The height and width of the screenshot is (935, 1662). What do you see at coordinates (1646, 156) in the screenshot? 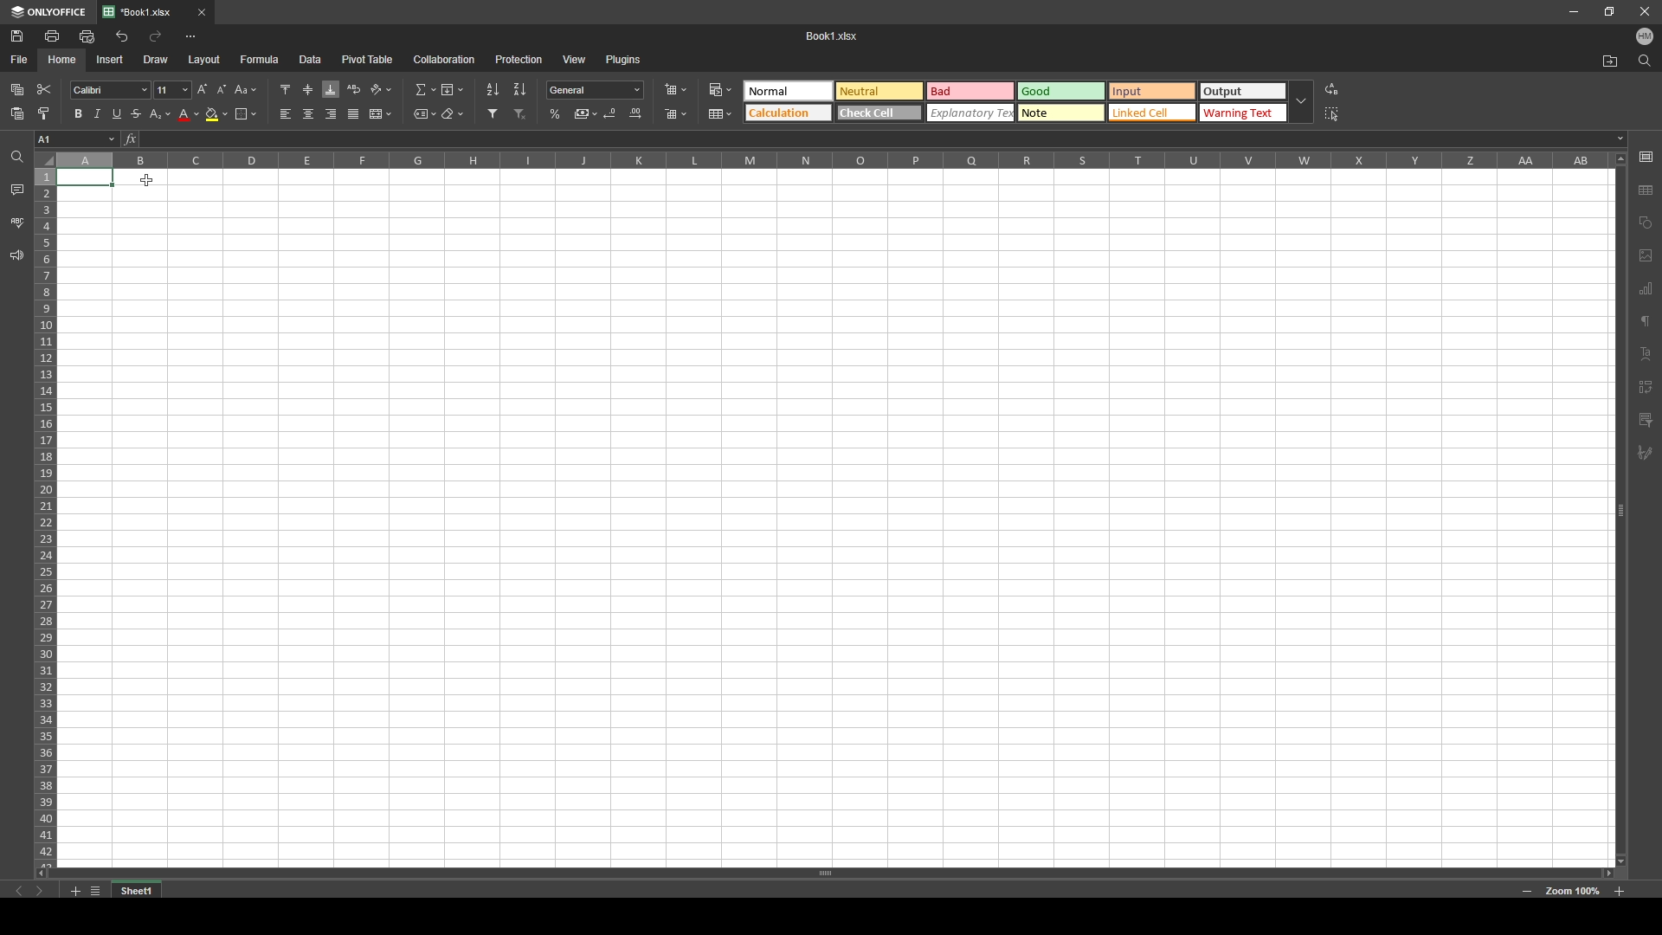
I see `cell settings` at bounding box center [1646, 156].